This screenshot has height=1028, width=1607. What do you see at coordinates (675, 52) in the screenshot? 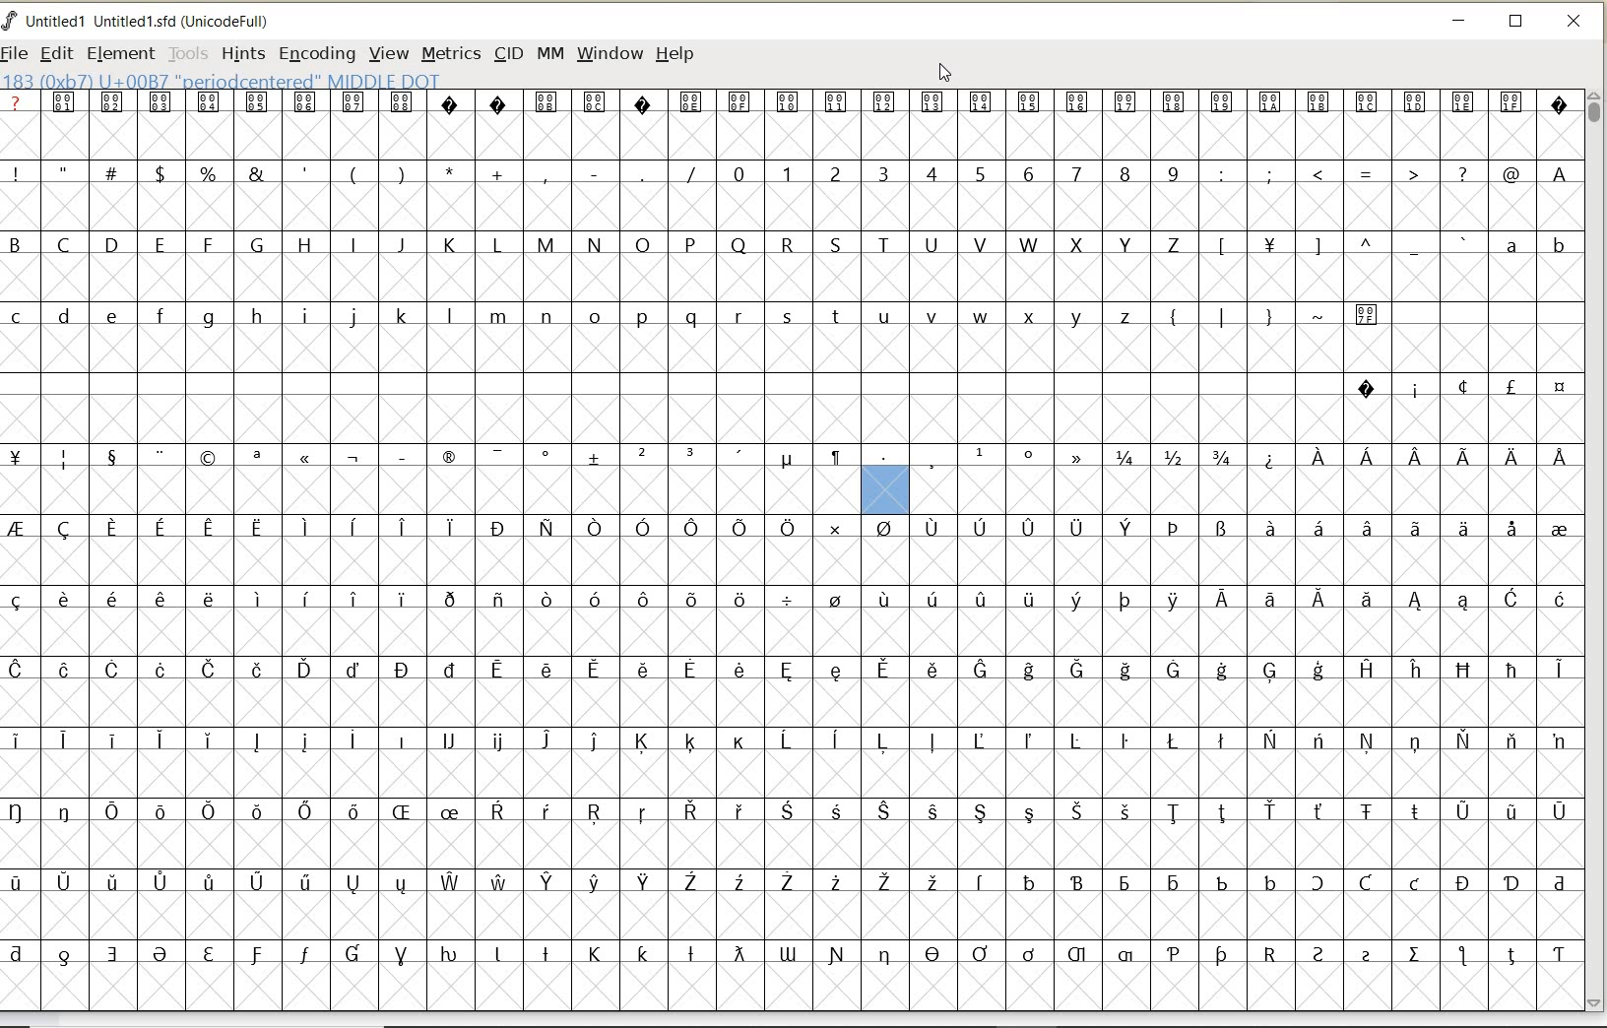
I see `HELP` at bounding box center [675, 52].